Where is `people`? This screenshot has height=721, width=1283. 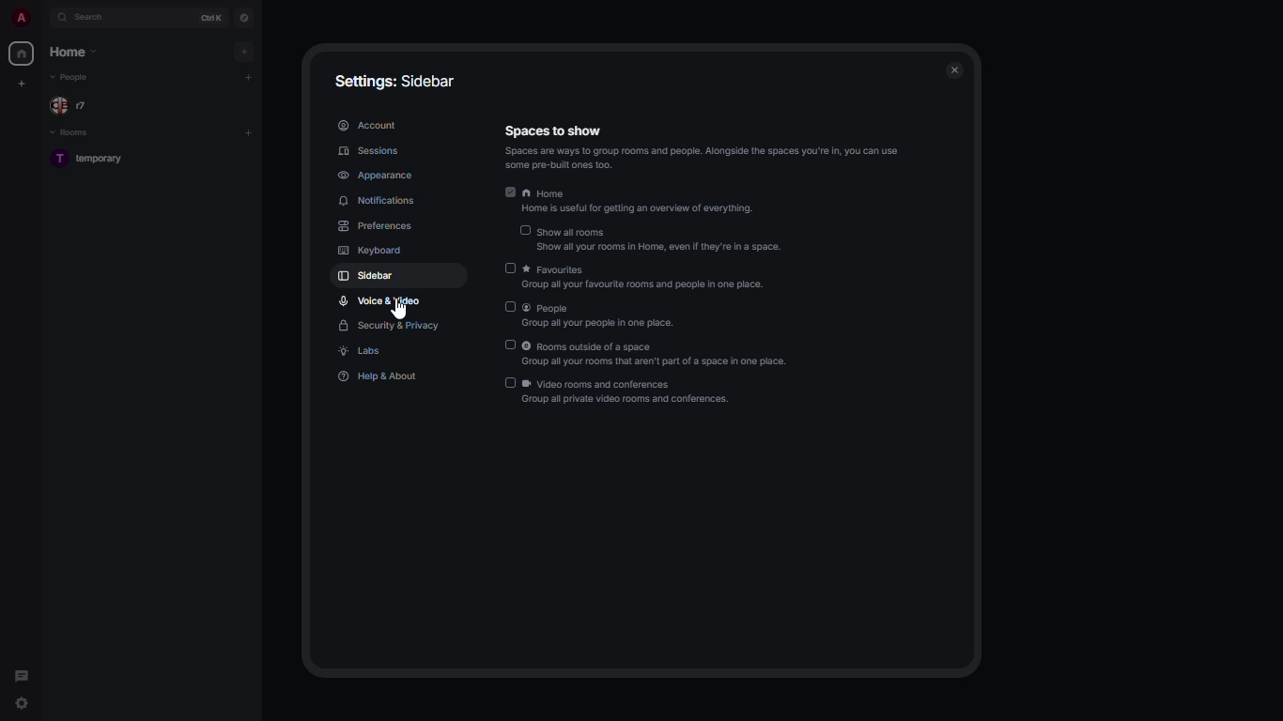
people is located at coordinates (588, 308).